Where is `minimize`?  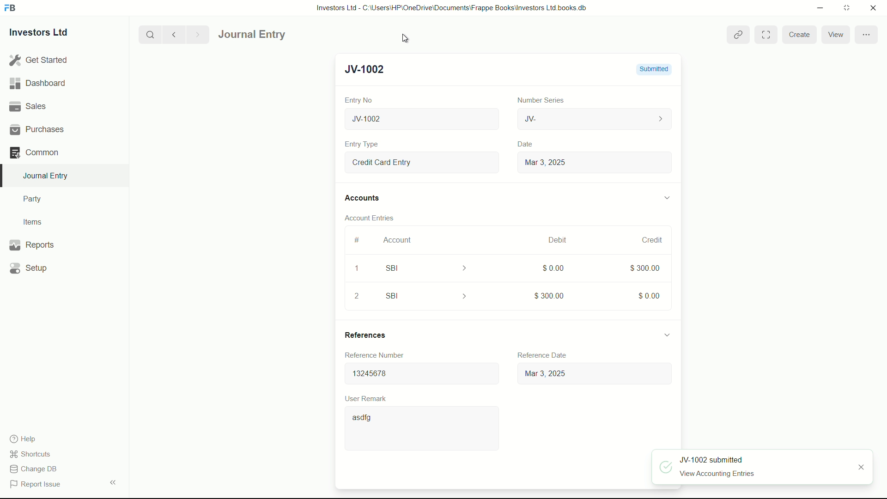
minimize is located at coordinates (818, 7).